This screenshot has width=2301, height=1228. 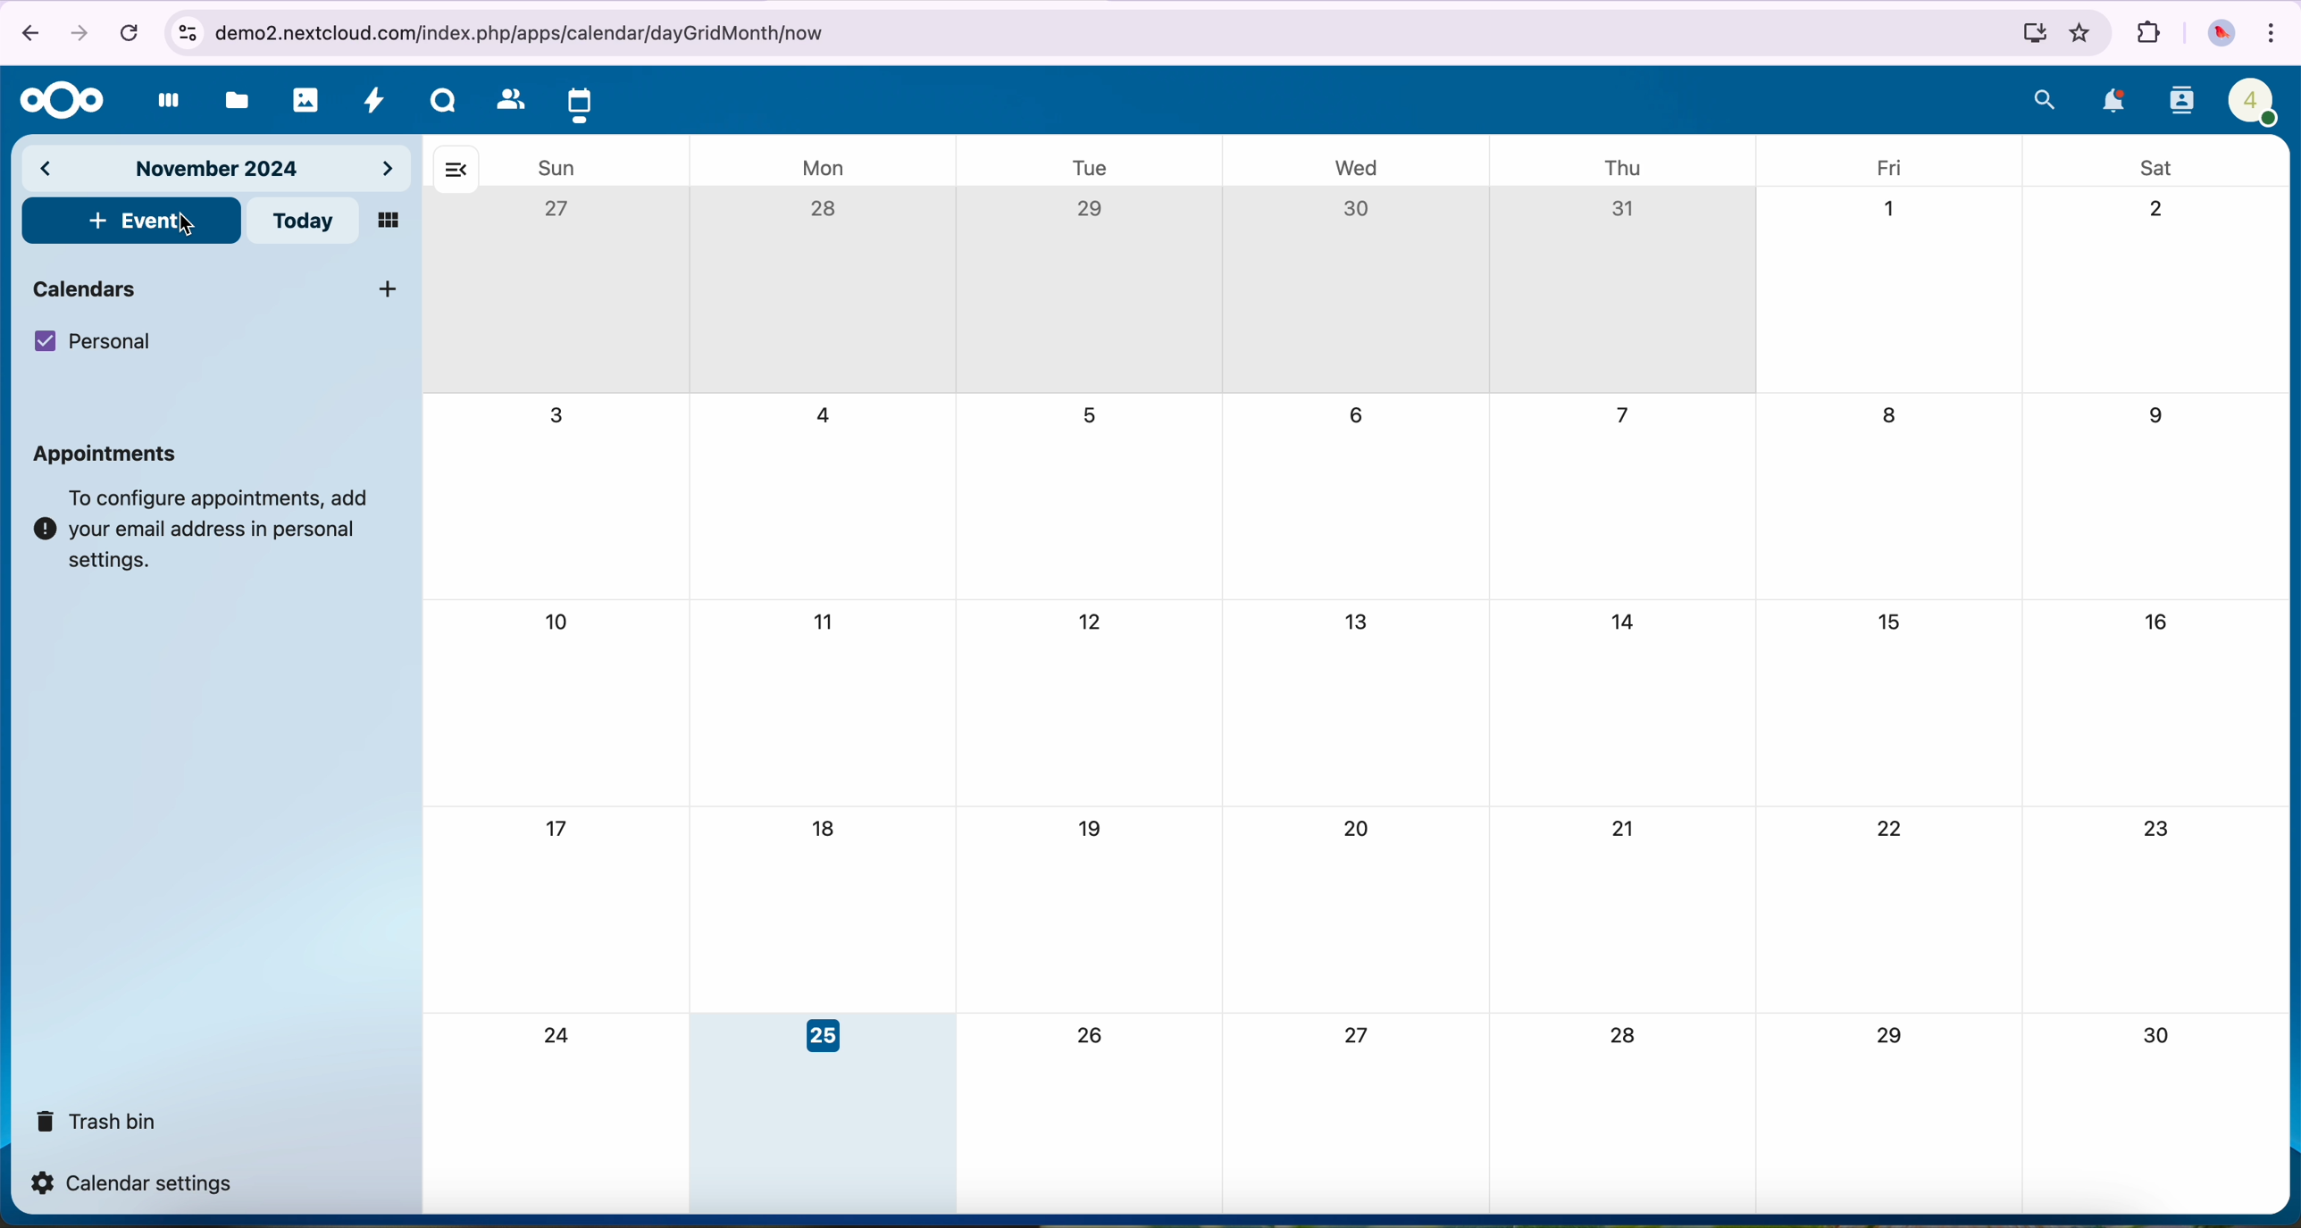 I want to click on 27, so click(x=561, y=210).